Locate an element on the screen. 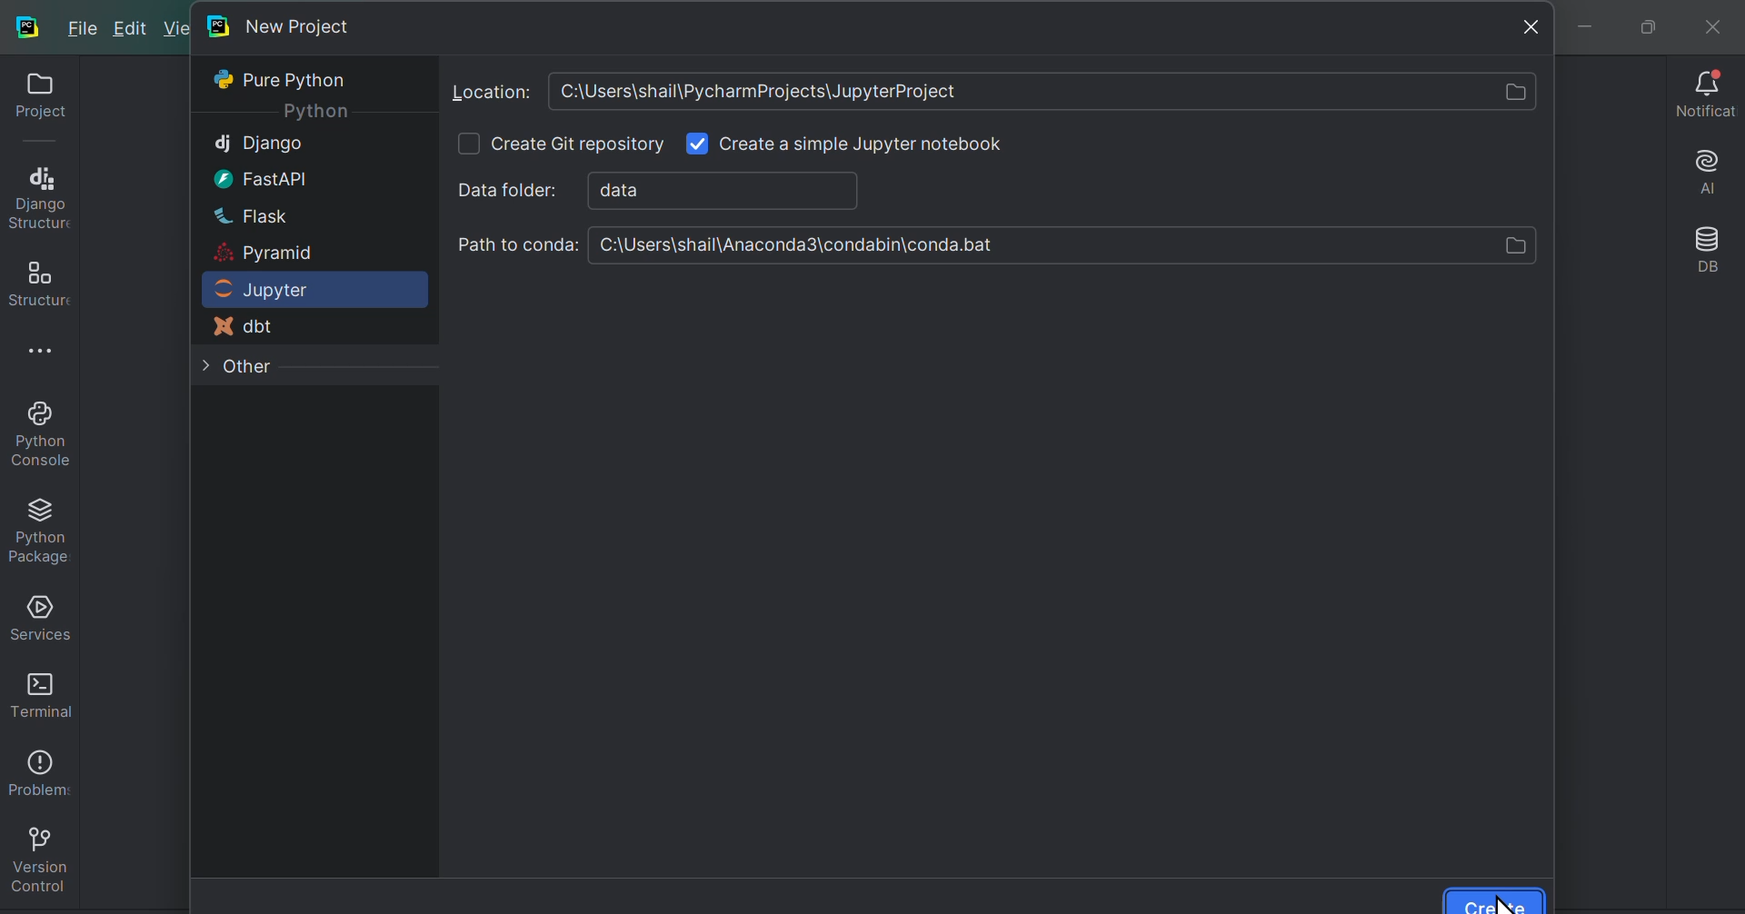 The image size is (1745, 914). Pyramid is located at coordinates (265, 254).